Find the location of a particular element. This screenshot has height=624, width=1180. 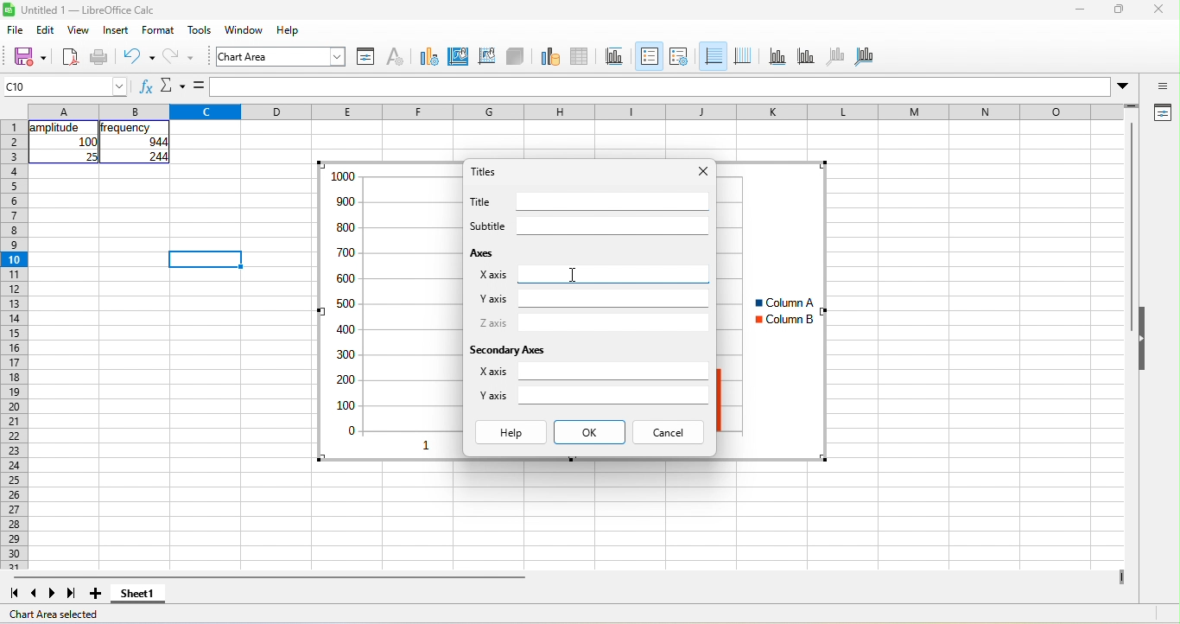

format selection is located at coordinates (366, 57).